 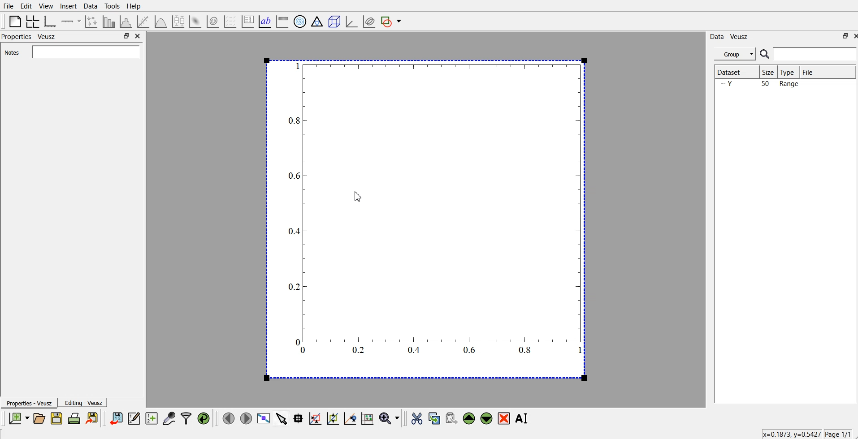 I want to click on Add an axis, so click(x=72, y=21).